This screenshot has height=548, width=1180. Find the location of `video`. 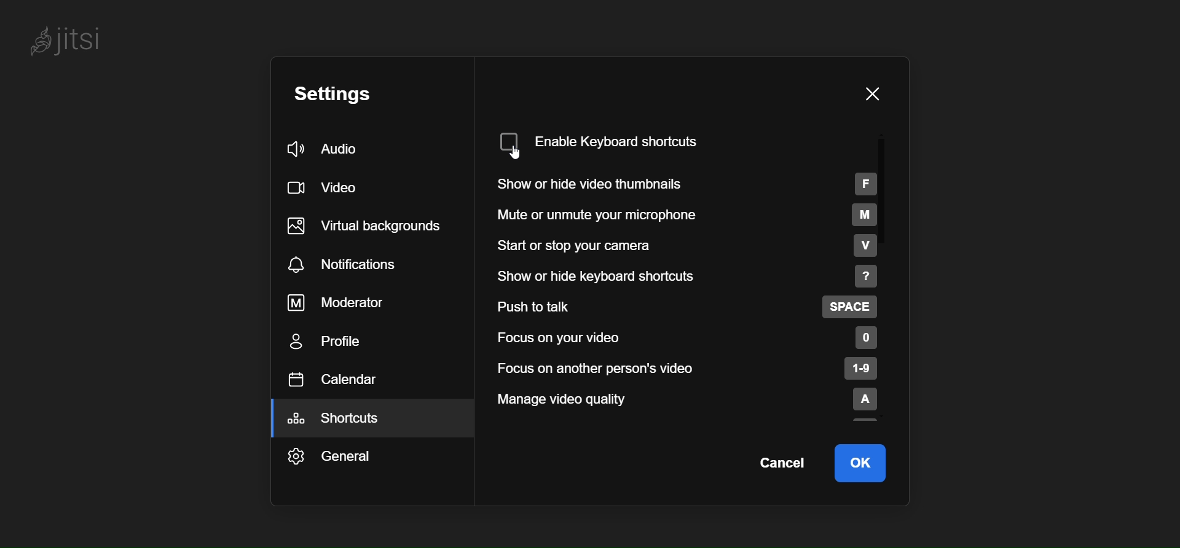

video is located at coordinates (332, 187).